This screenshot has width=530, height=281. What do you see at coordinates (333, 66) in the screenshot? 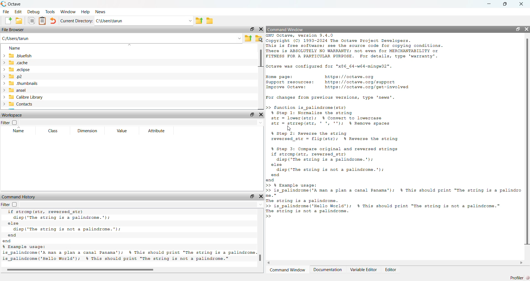
I see `octave configuration` at bounding box center [333, 66].